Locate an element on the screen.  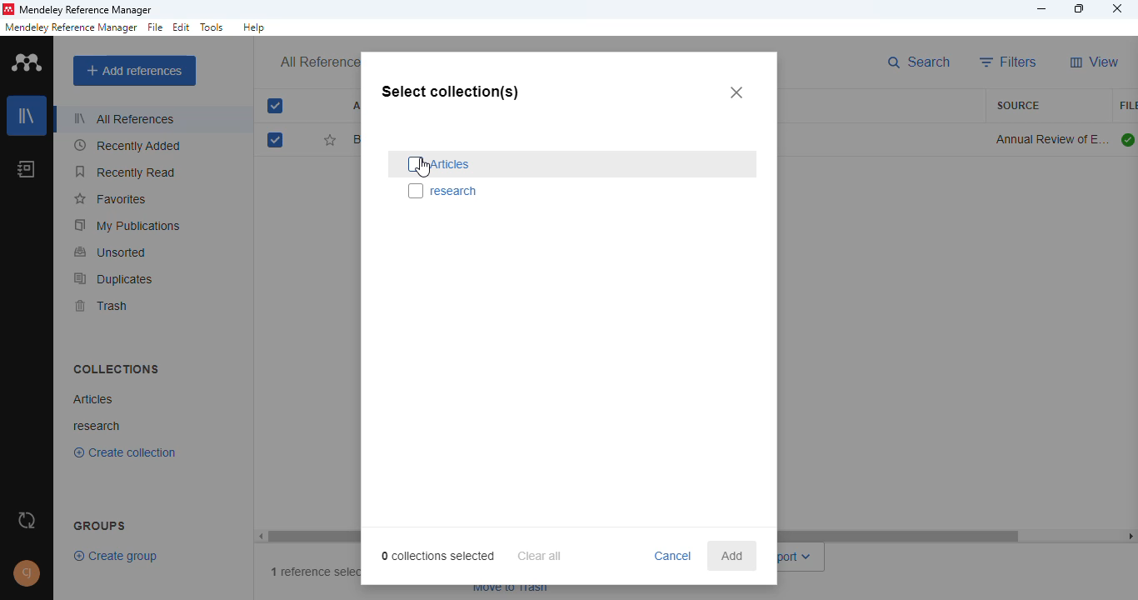
logo is located at coordinates (7, 9).